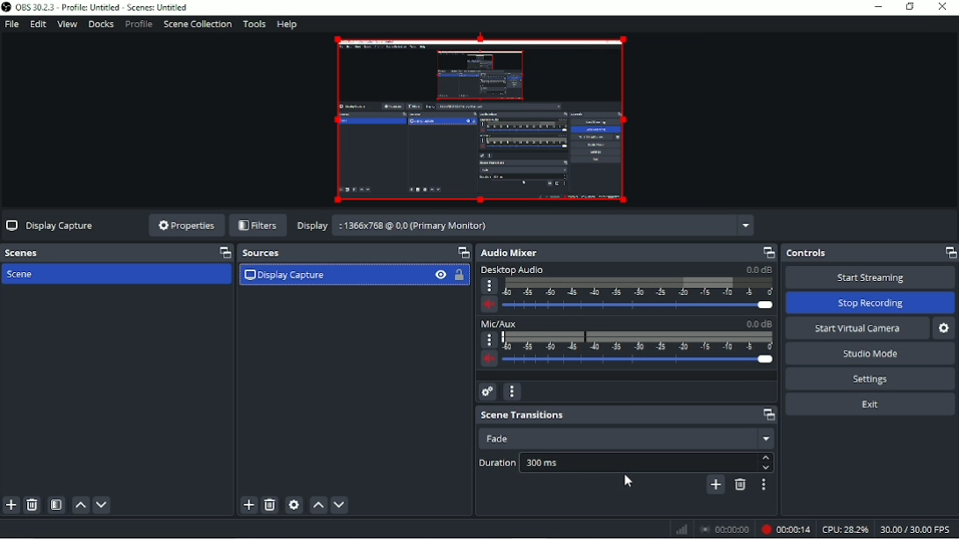  I want to click on Remove selected source (s), so click(272, 505).